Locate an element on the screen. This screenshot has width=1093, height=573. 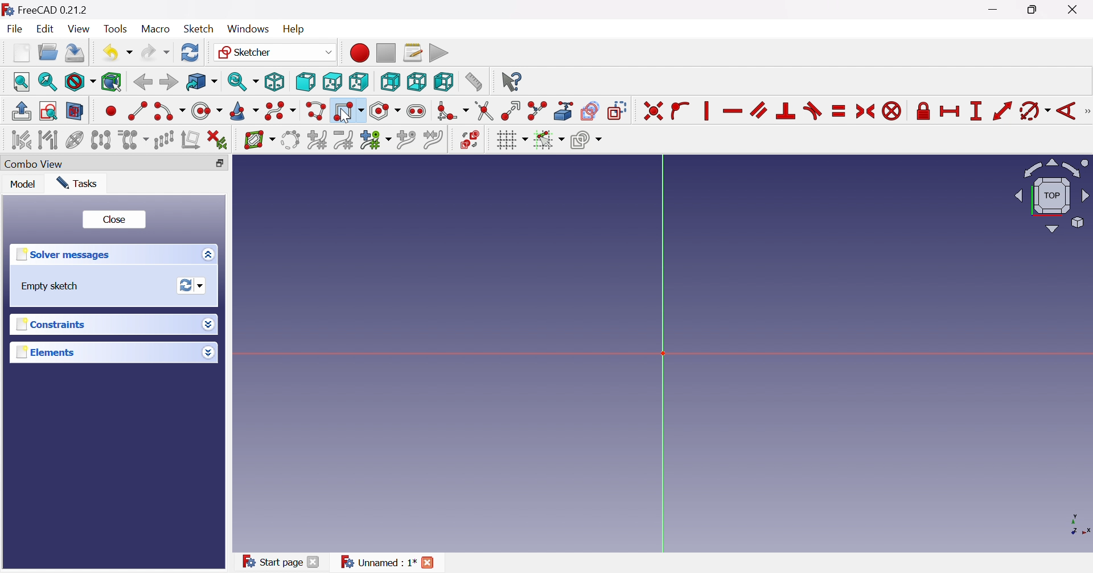
Forward is located at coordinates (169, 82).